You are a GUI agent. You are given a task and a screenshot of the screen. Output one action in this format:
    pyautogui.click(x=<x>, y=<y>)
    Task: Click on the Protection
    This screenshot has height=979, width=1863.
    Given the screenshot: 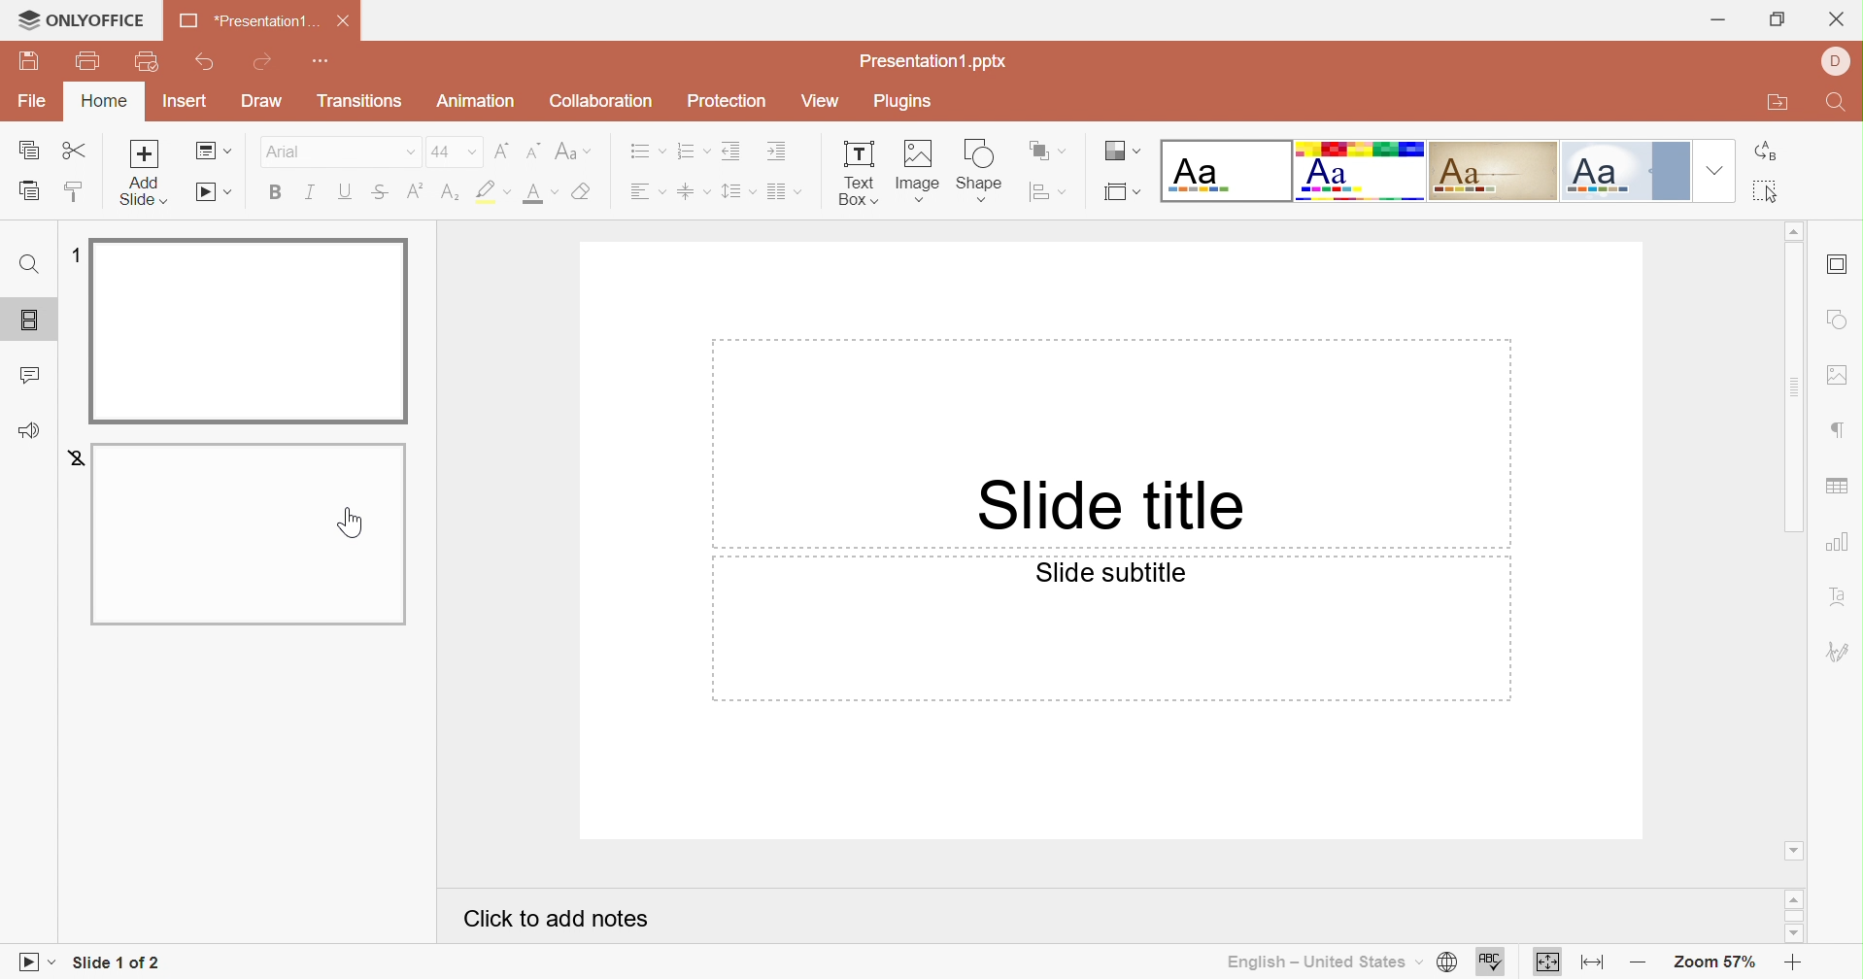 What is the action you would take?
    pyautogui.click(x=725, y=98)
    